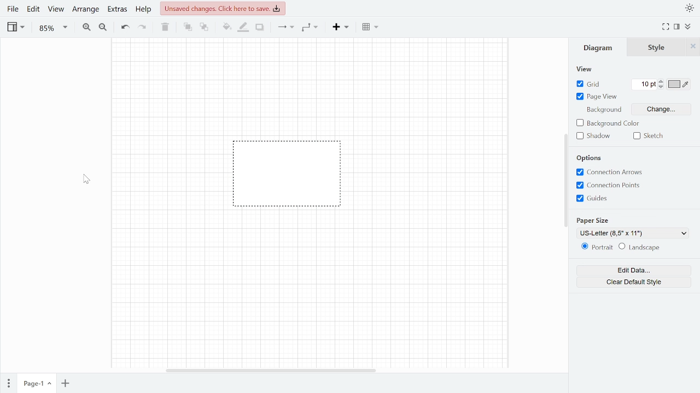 This screenshot has height=393, width=700. I want to click on Redo, so click(143, 27).